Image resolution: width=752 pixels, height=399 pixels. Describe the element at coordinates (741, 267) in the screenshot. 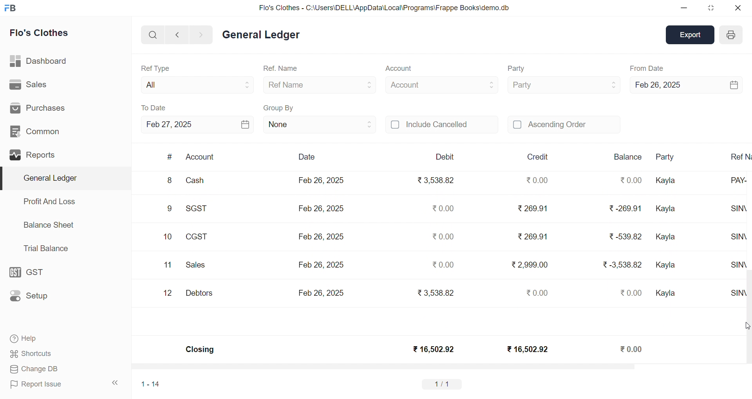

I see `SINV-` at that location.